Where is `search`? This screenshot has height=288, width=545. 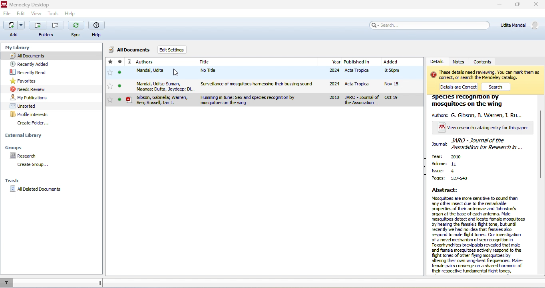 search is located at coordinates (496, 87).